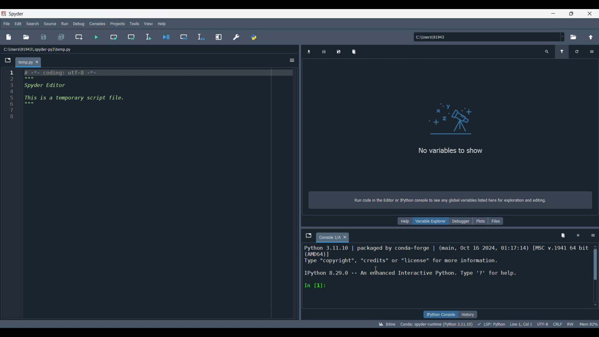  Describe the element at coordinates (134, 23) in the screenshot. I see `Tools menu` at that location.